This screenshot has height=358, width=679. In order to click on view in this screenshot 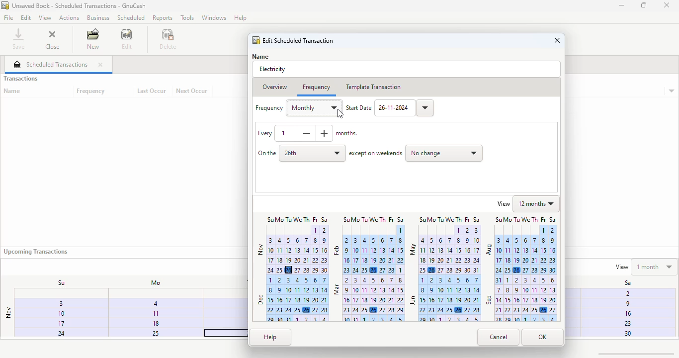, I will do `click(45, 18)`.